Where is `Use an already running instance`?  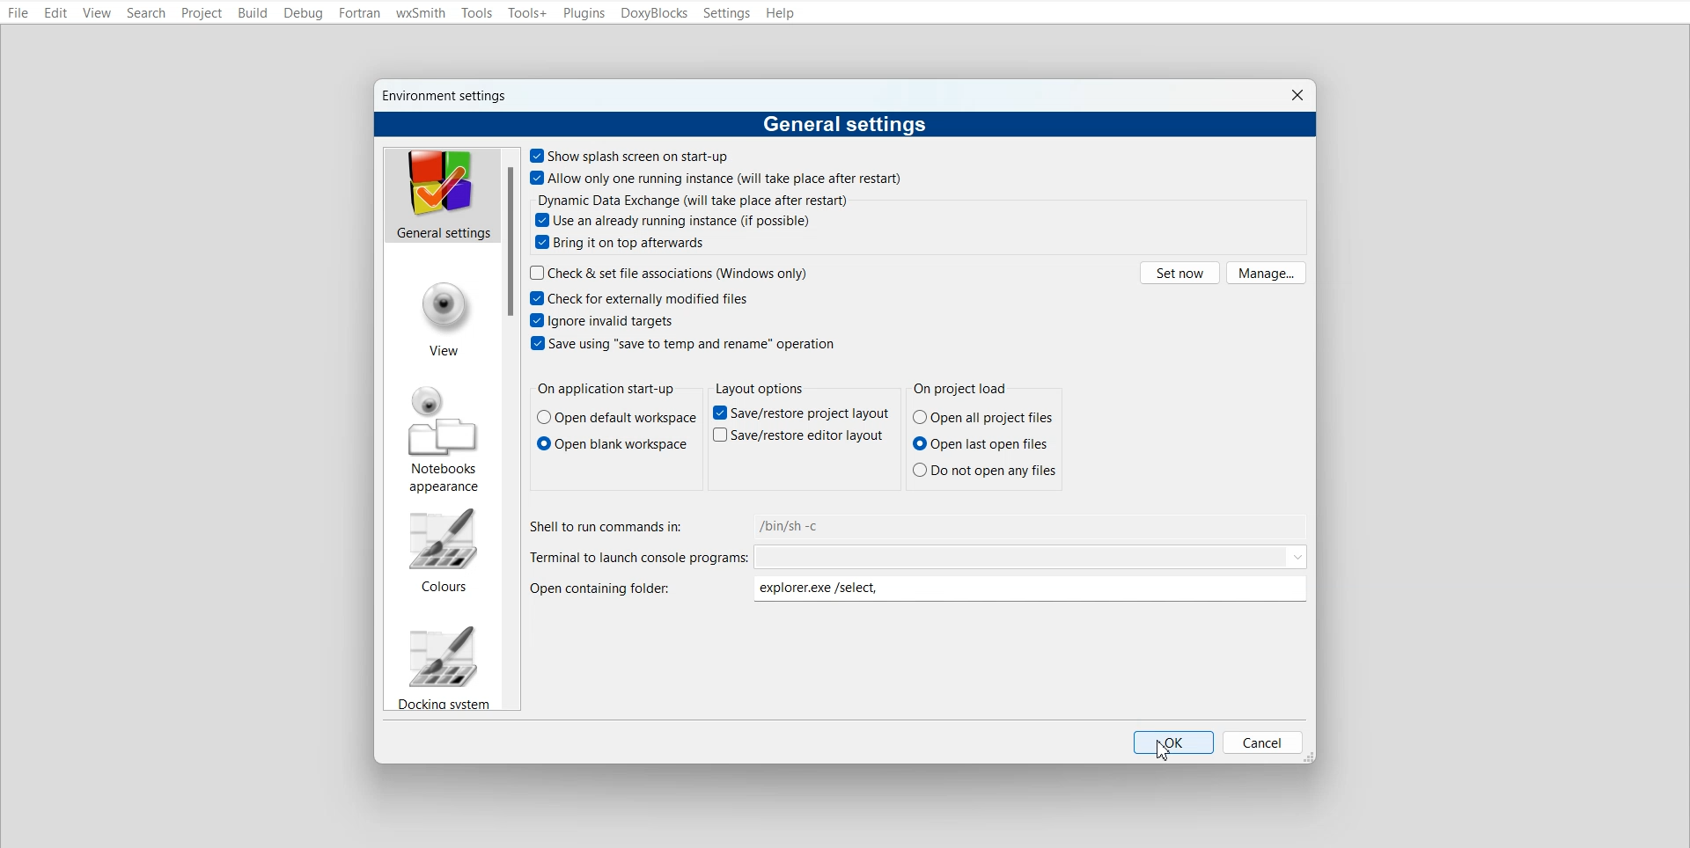 Use an already running instance is located at coordinates (674, 220).